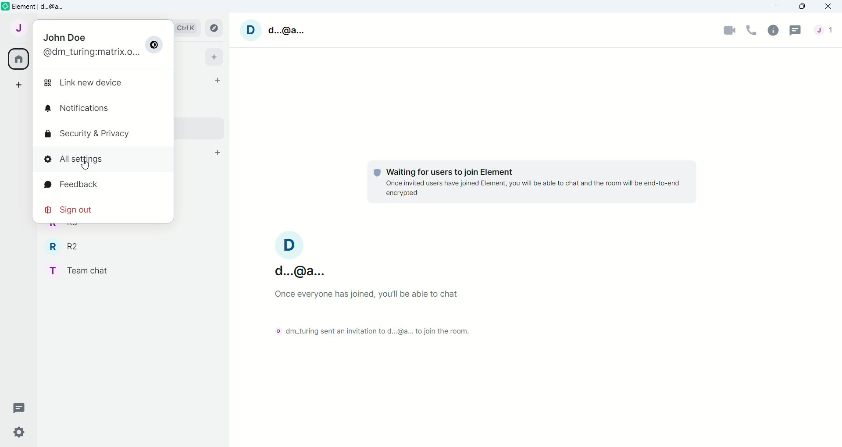 The height and width of the screenshot is (447, 842). Describe the element at coordinates (218, 78) in the screenshot. I see `Start chat` at that location.